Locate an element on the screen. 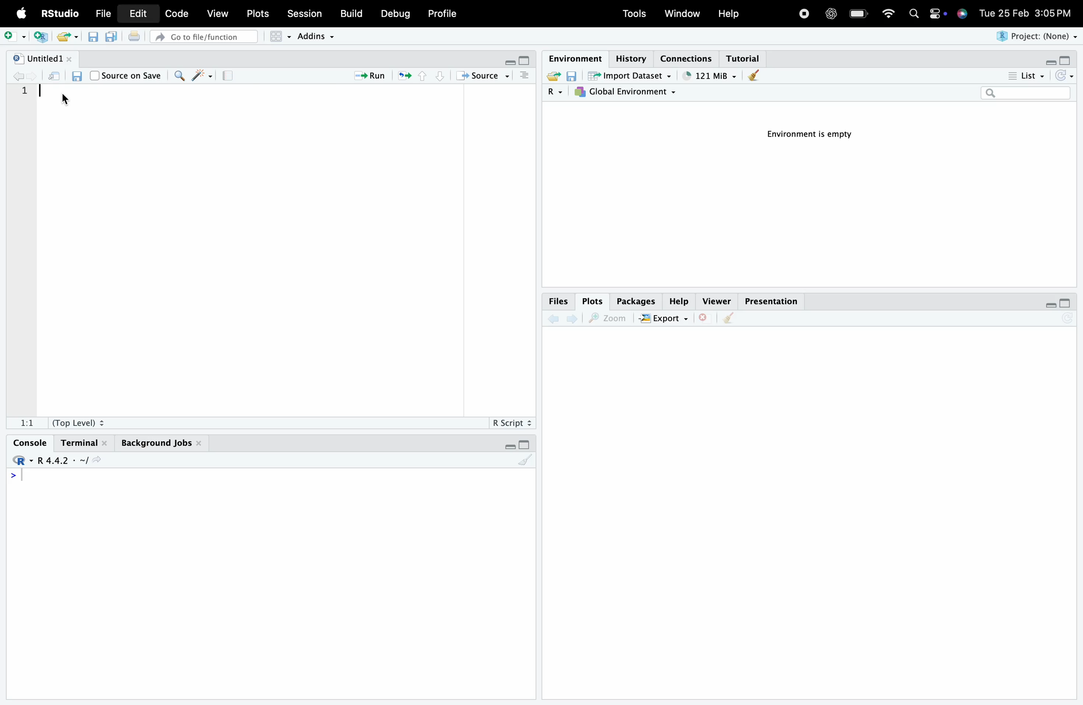 Image resolution: width=1083 pixels, height=705 pixels. Save current document (Ctrl + S) is located at coordinates (93, 38).